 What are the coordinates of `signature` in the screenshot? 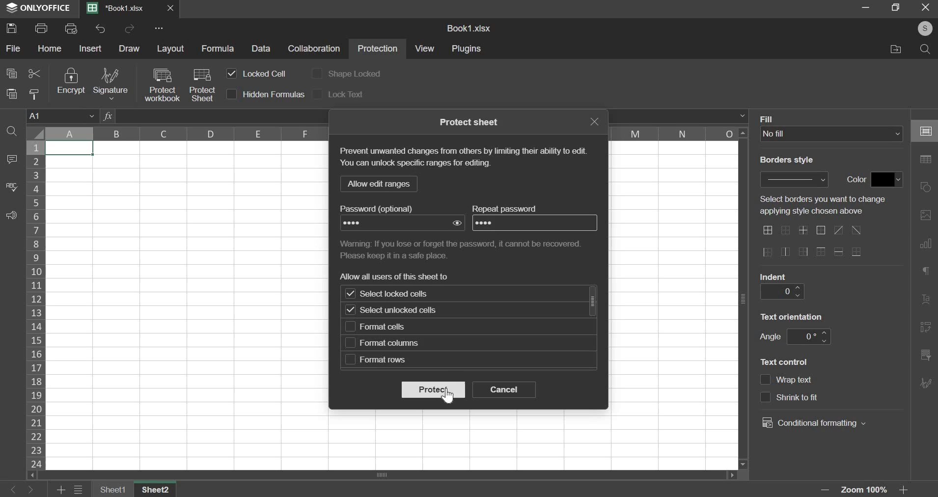 It's located at (110, 83).